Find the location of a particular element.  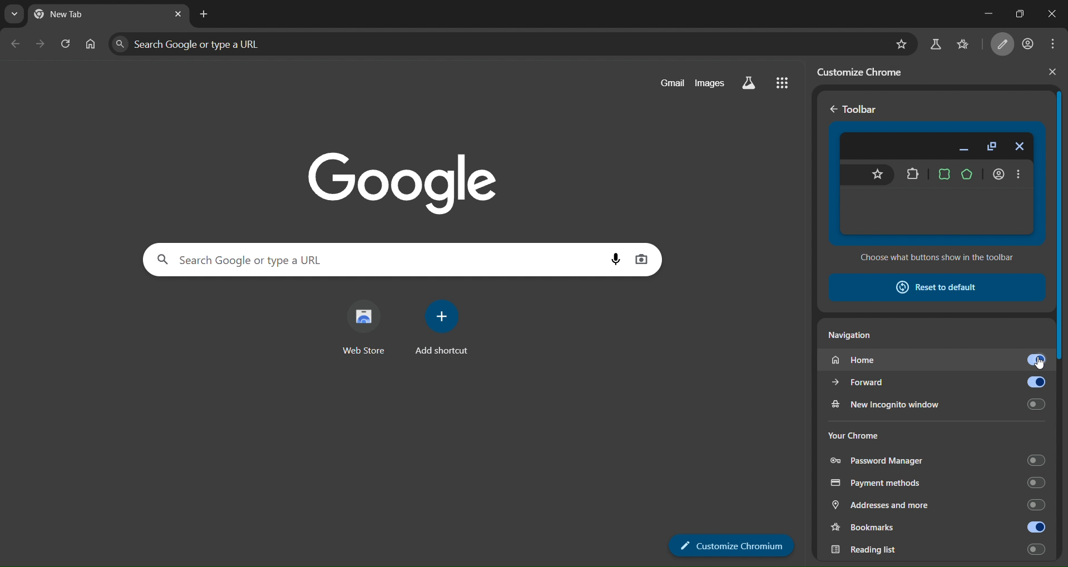

minimize is located at coordinates (977, 13).